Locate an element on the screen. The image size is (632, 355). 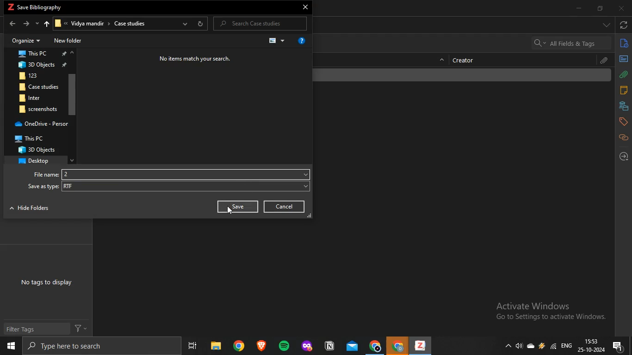
notification is located at coordinates (619, 346).